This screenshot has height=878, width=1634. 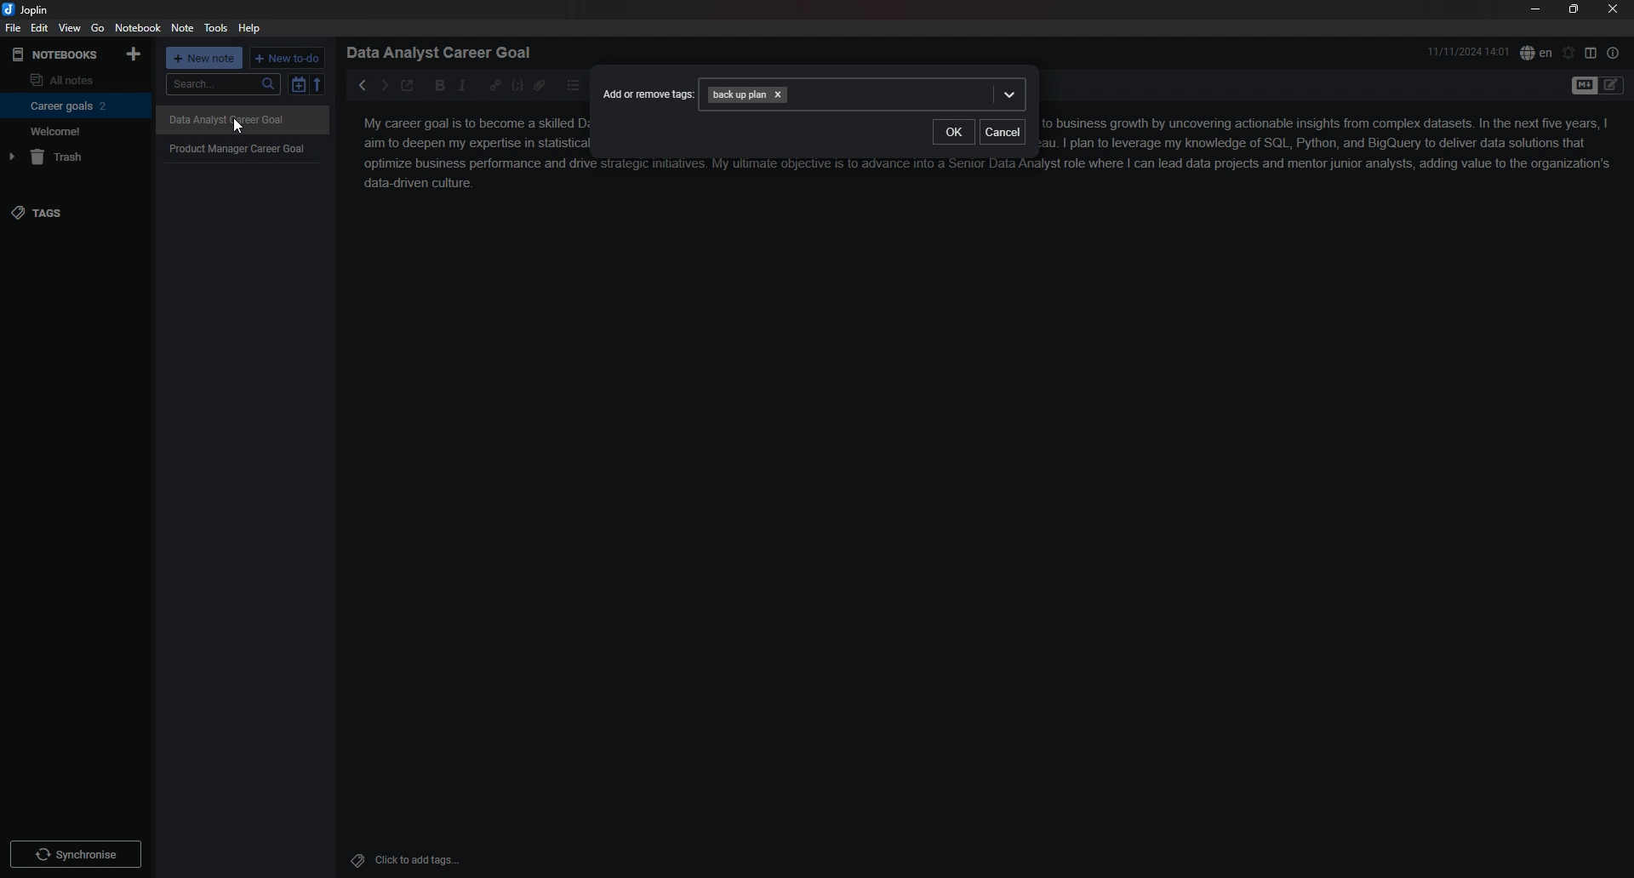 What do you see at coordinates (286, 58) in the screenshot?
I see `+ new to do` at bounding box center [286, 58].